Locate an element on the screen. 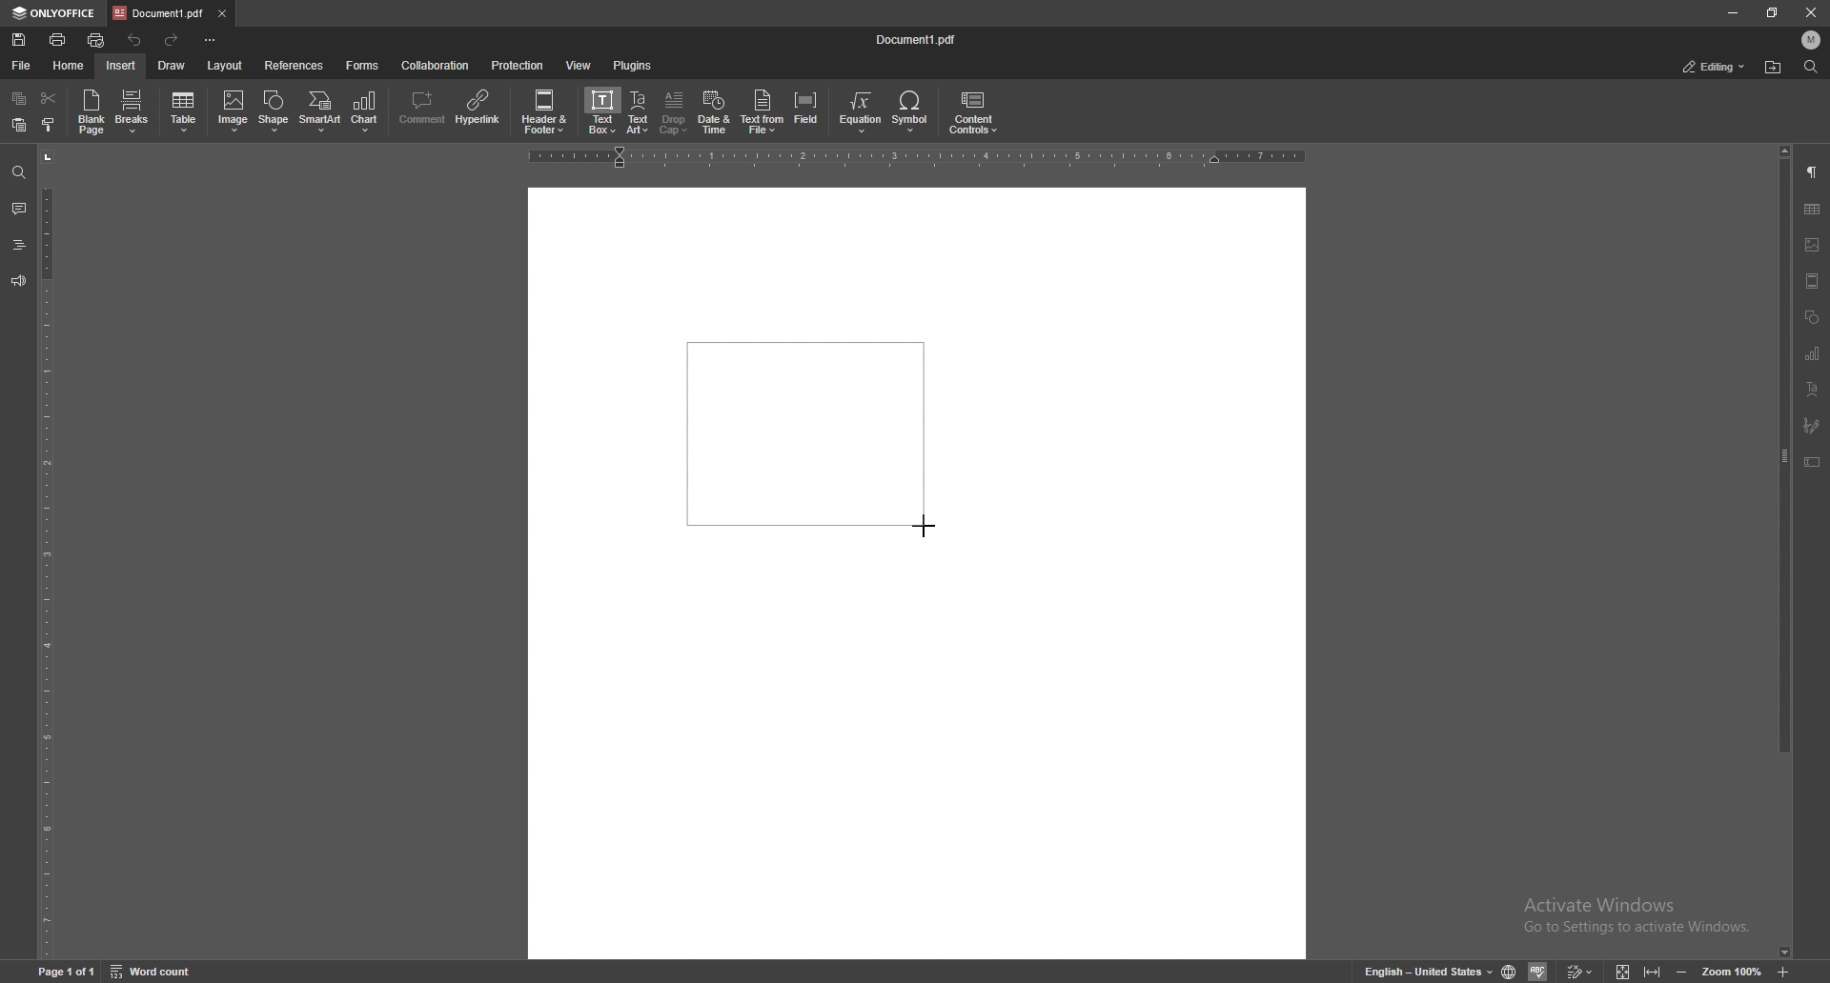 The height and width of the screenshot is (983, 1830). comment is located at coordinates (420, 110).